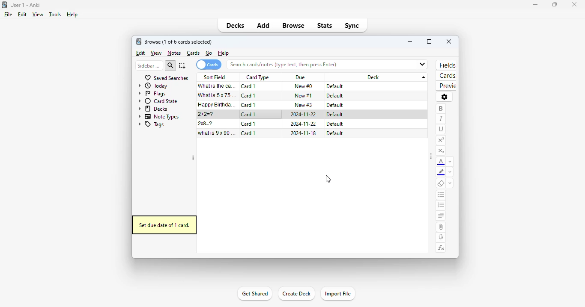 The height and width of the screenshot is (307, 585). Describe the element at coordinates (25, 5) in the screenshot. I see `User 1 - Anki` at that location.